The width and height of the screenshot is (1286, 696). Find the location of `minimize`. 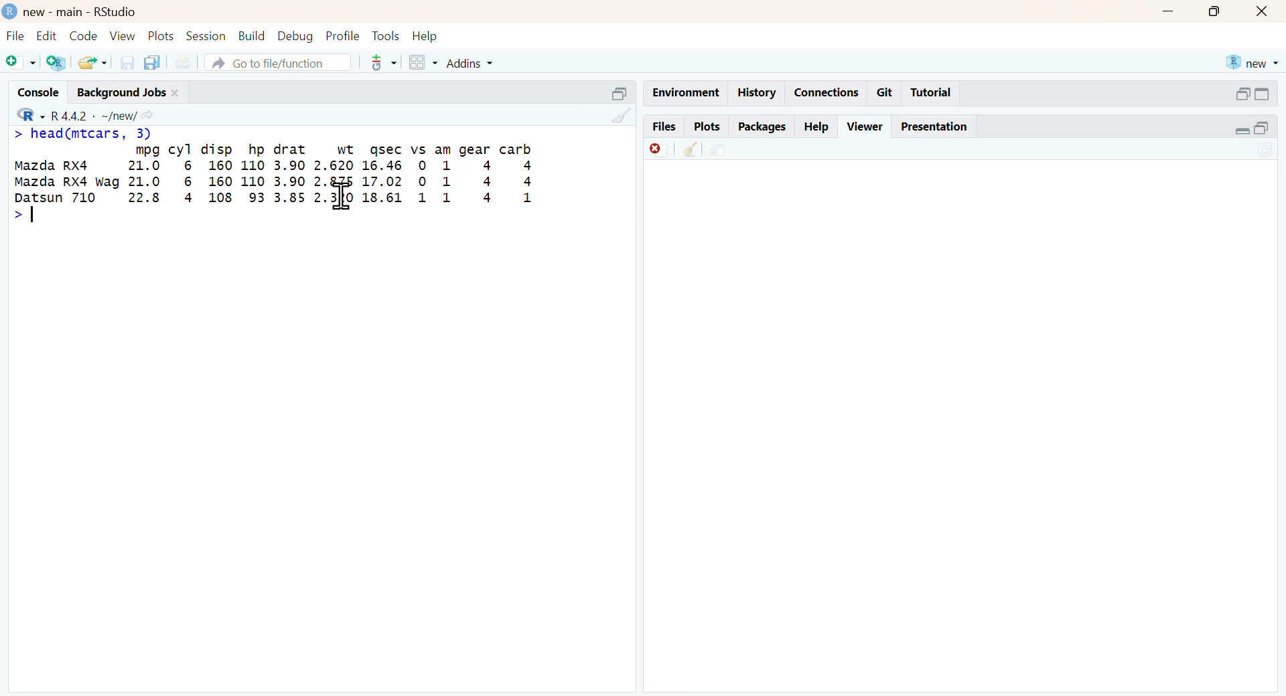

minimize is located at coordinates (1170, 11).